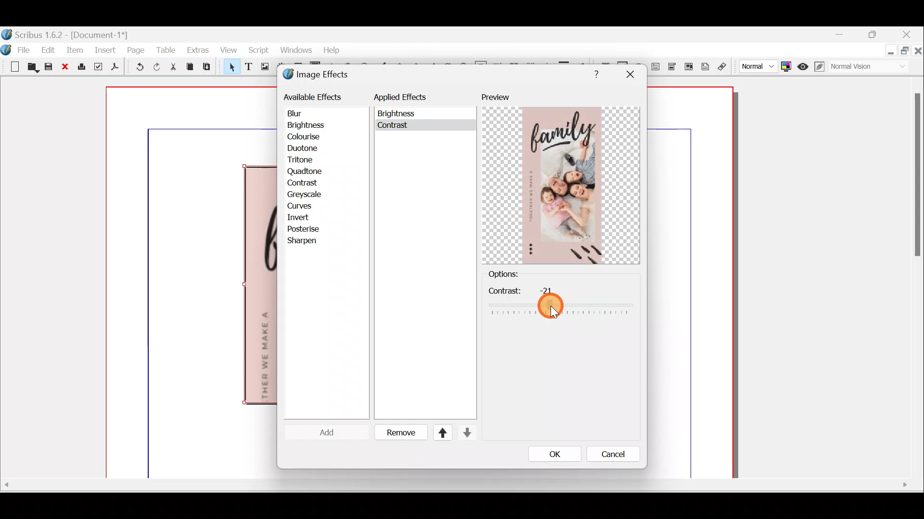  I want to click on Tritone, so click(305, 161).